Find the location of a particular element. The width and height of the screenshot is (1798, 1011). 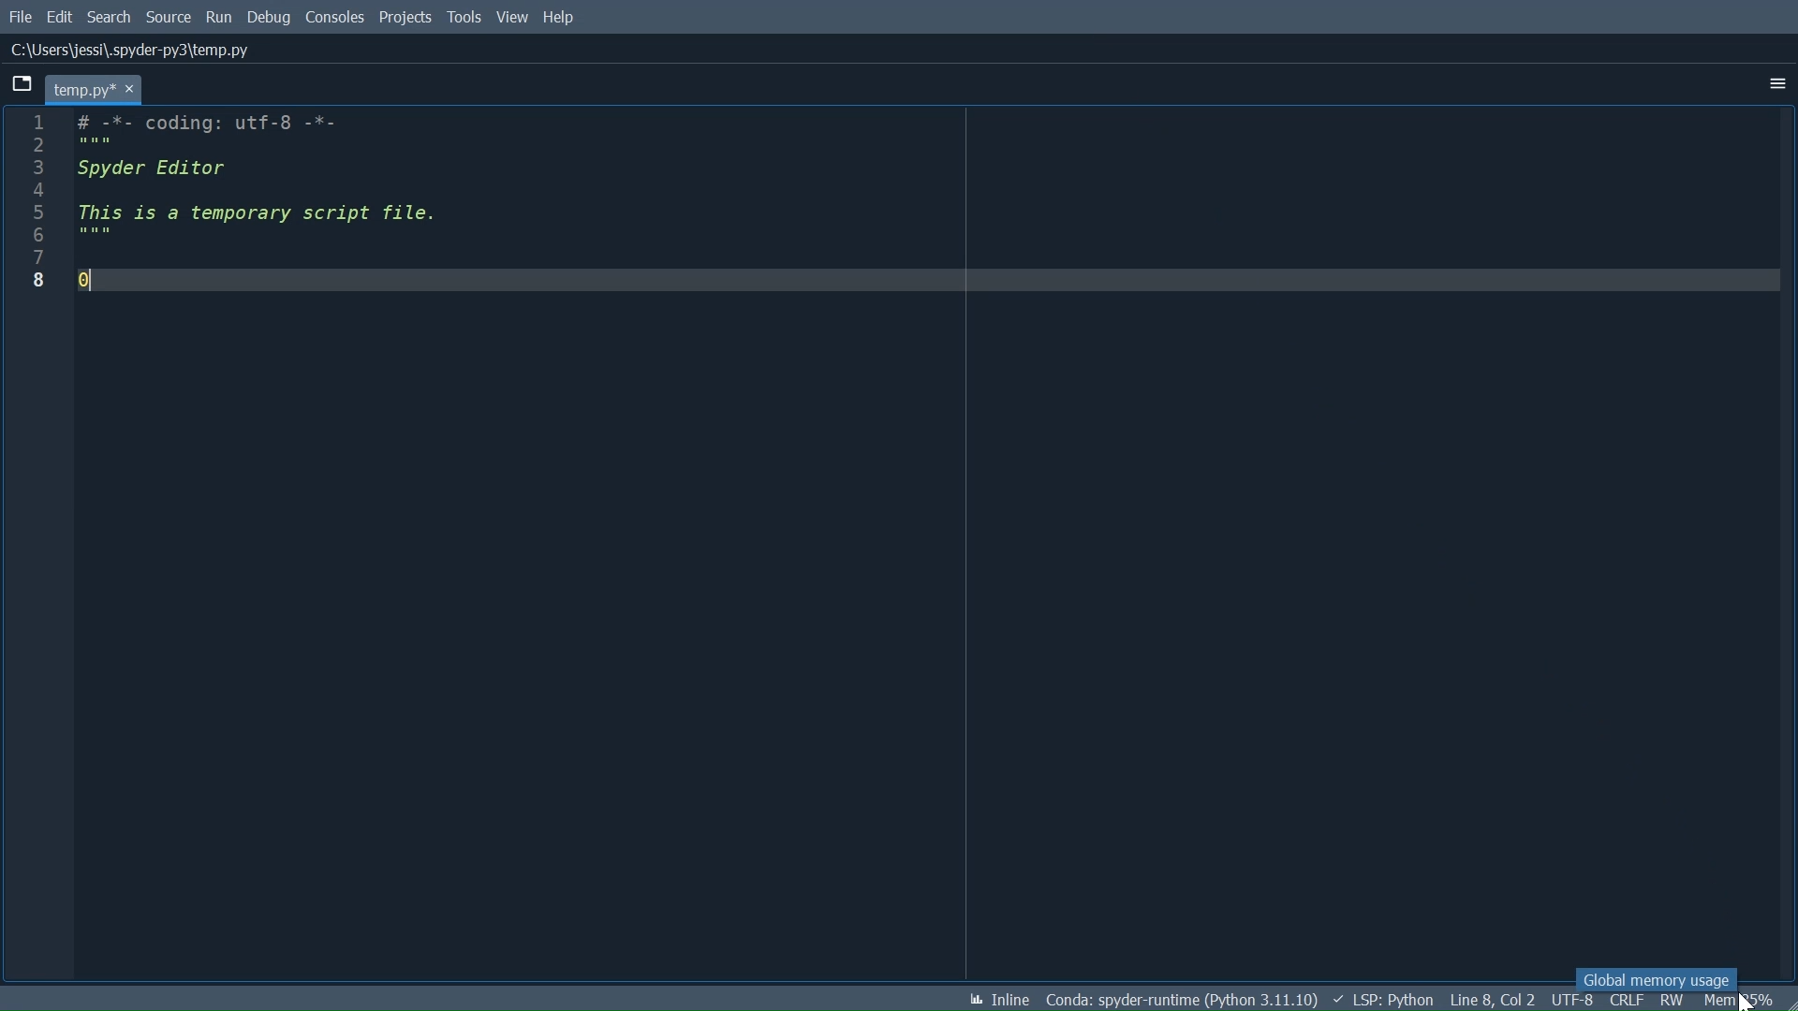

Memory Usage is located at coordinates (1735, 1001).